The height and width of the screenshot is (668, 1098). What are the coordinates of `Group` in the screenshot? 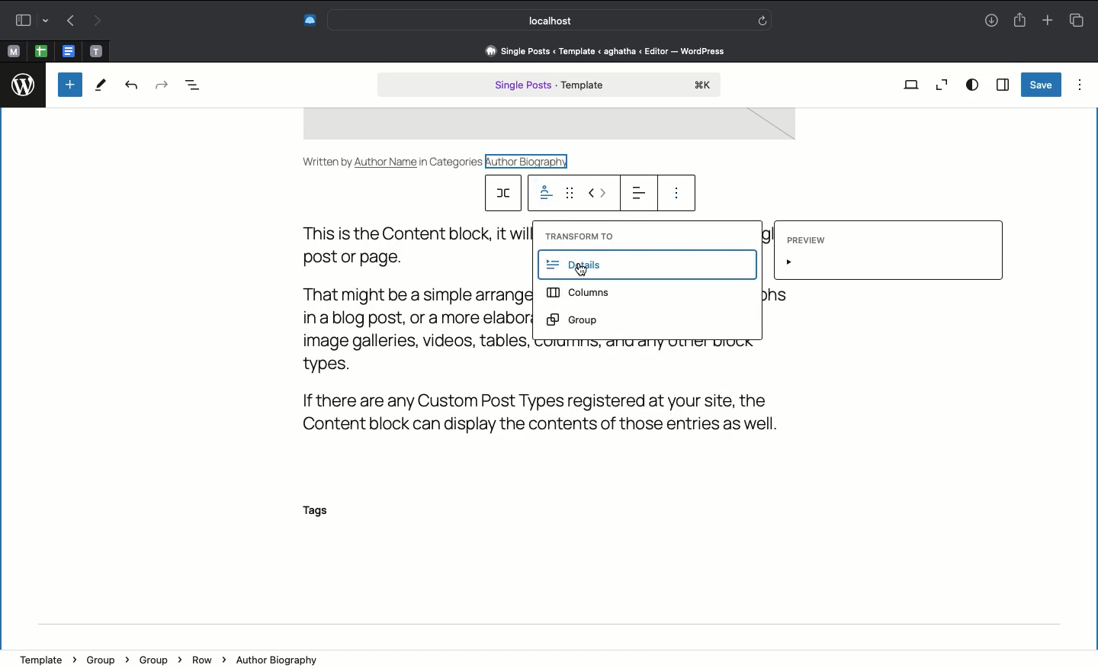 It's located at (158, 659).